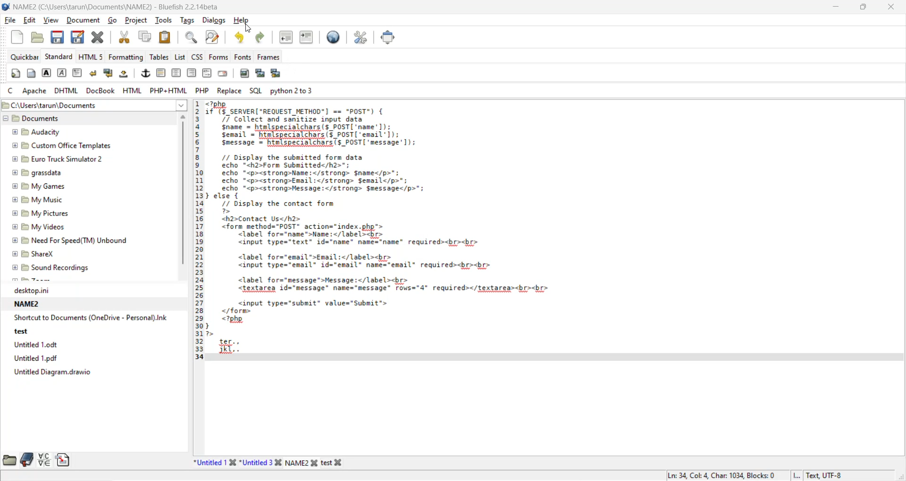 The width and height of the screenshot is (906, 481). What do you see at coordinates (148, 73) in the screenshot?
I see `anchor` at bounding box center [148, 73].